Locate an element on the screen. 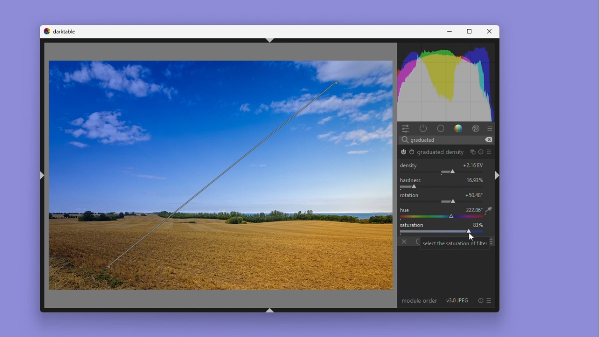 The width and height of the screenshot is (599, 337). 222.86 degrees is located at coordinates (473, 210).